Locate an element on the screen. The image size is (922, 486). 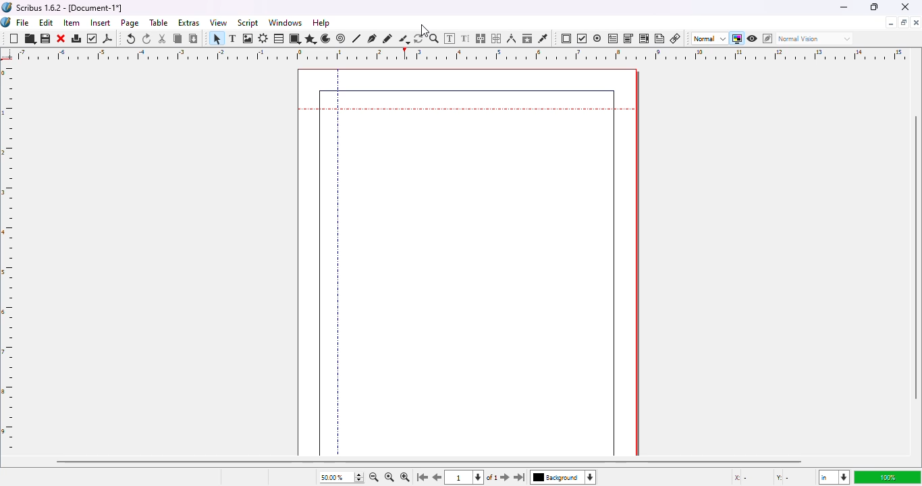
zoom to 100% is located at coordinates (388, 478).